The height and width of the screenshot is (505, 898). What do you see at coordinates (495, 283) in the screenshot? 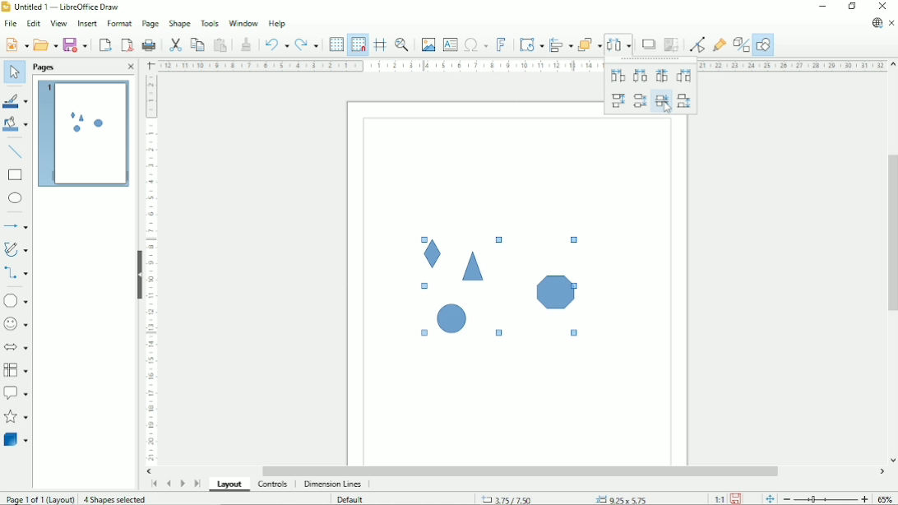
I see `Shapes selected` at bounding box center [495, 283].